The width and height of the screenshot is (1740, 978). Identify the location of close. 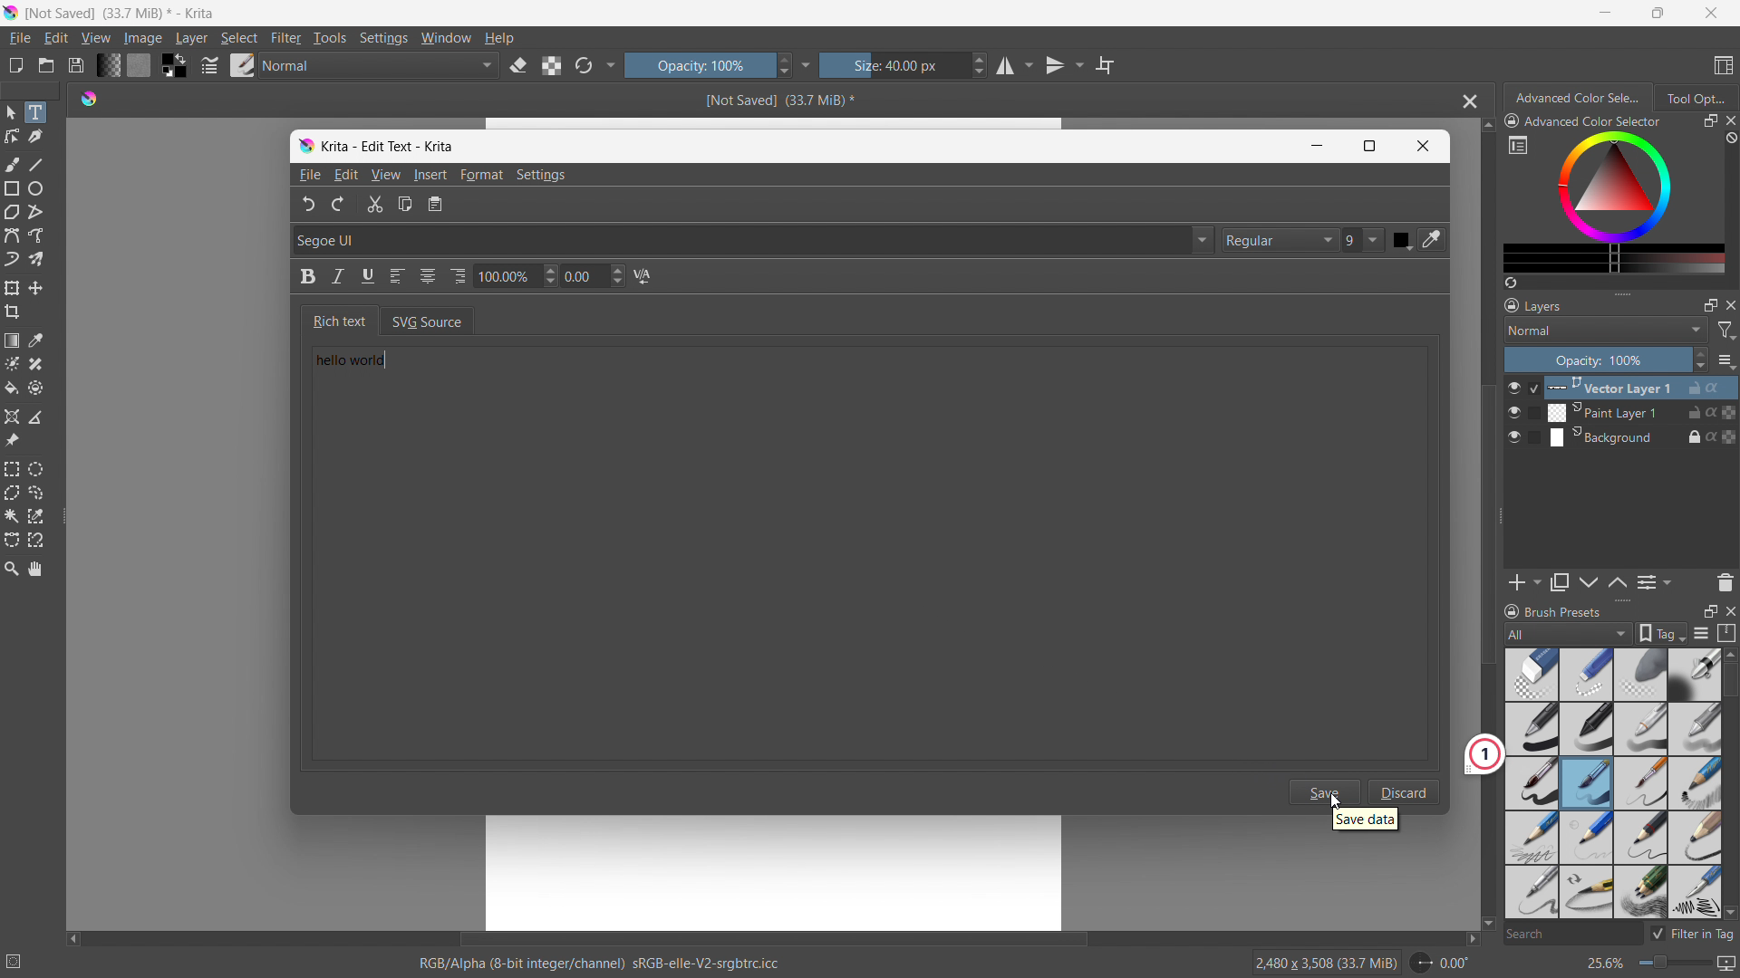
(1729, 304).